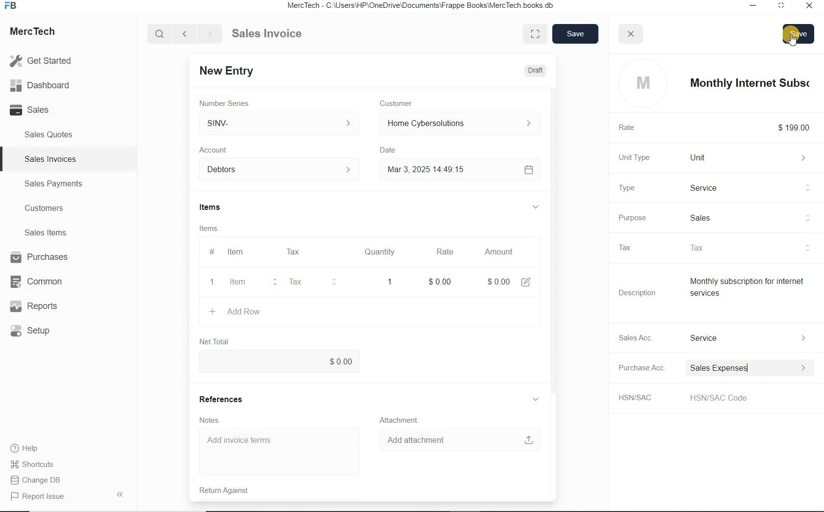  I want to click on Save, so click(799, 32).